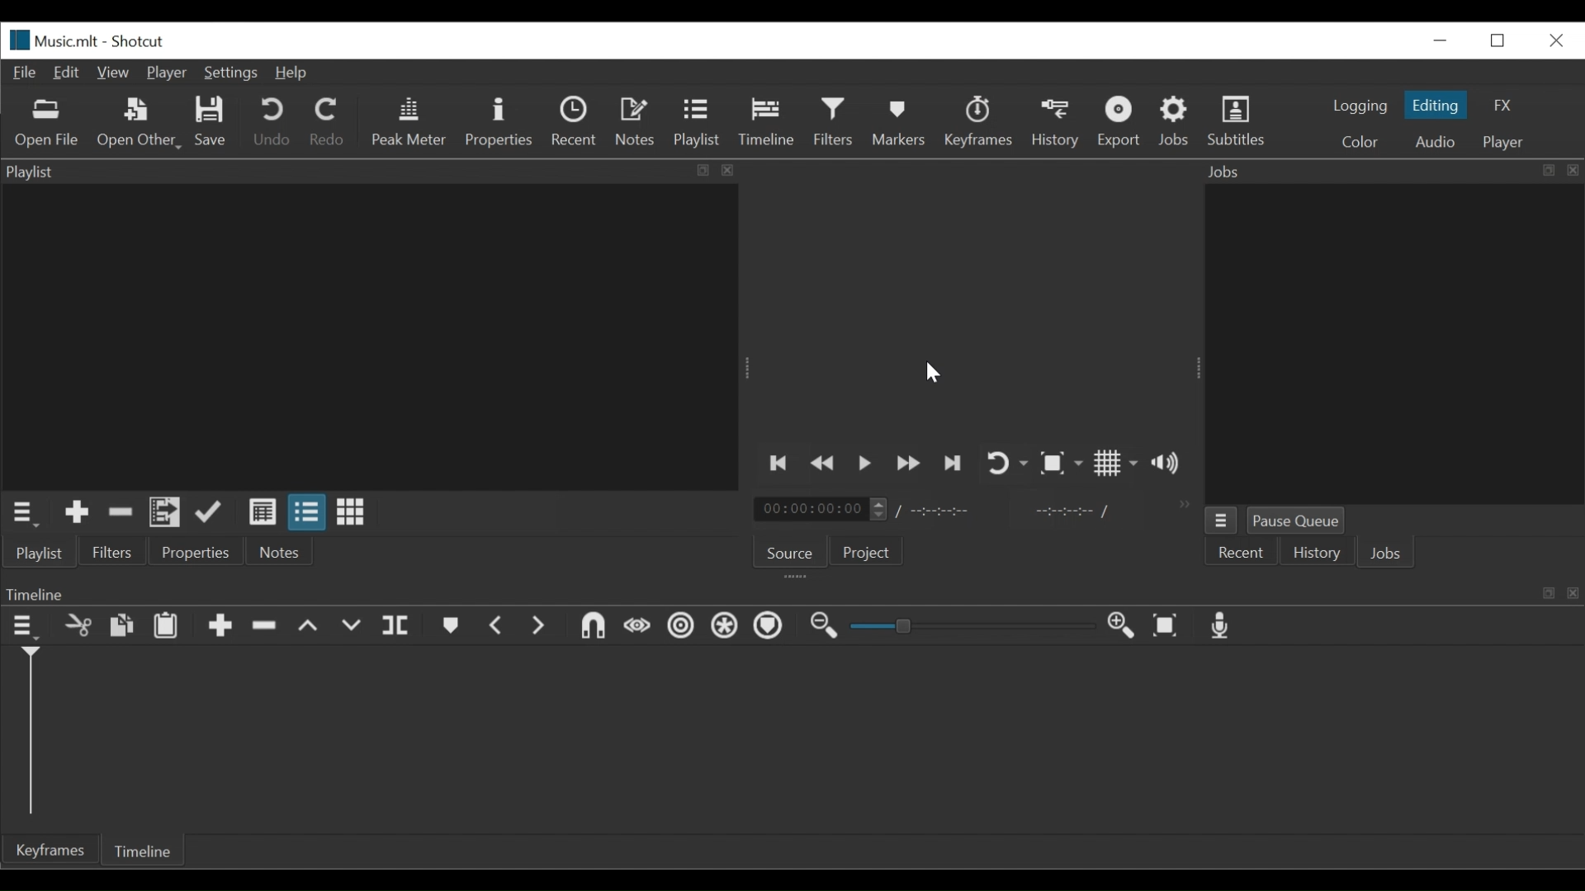  What do you see at coordinates (1170, 466) in the screenshot?
I see `Show volume control` at bounding box center [1170, 466].